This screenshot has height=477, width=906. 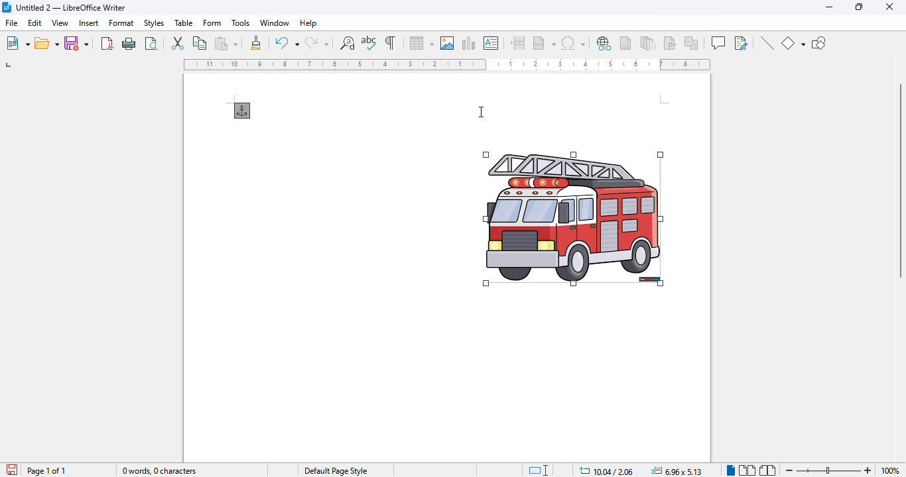 What do you see at coordinates (60, 23) in the screenshot?
I see `view` at bounding box center [60, 23].